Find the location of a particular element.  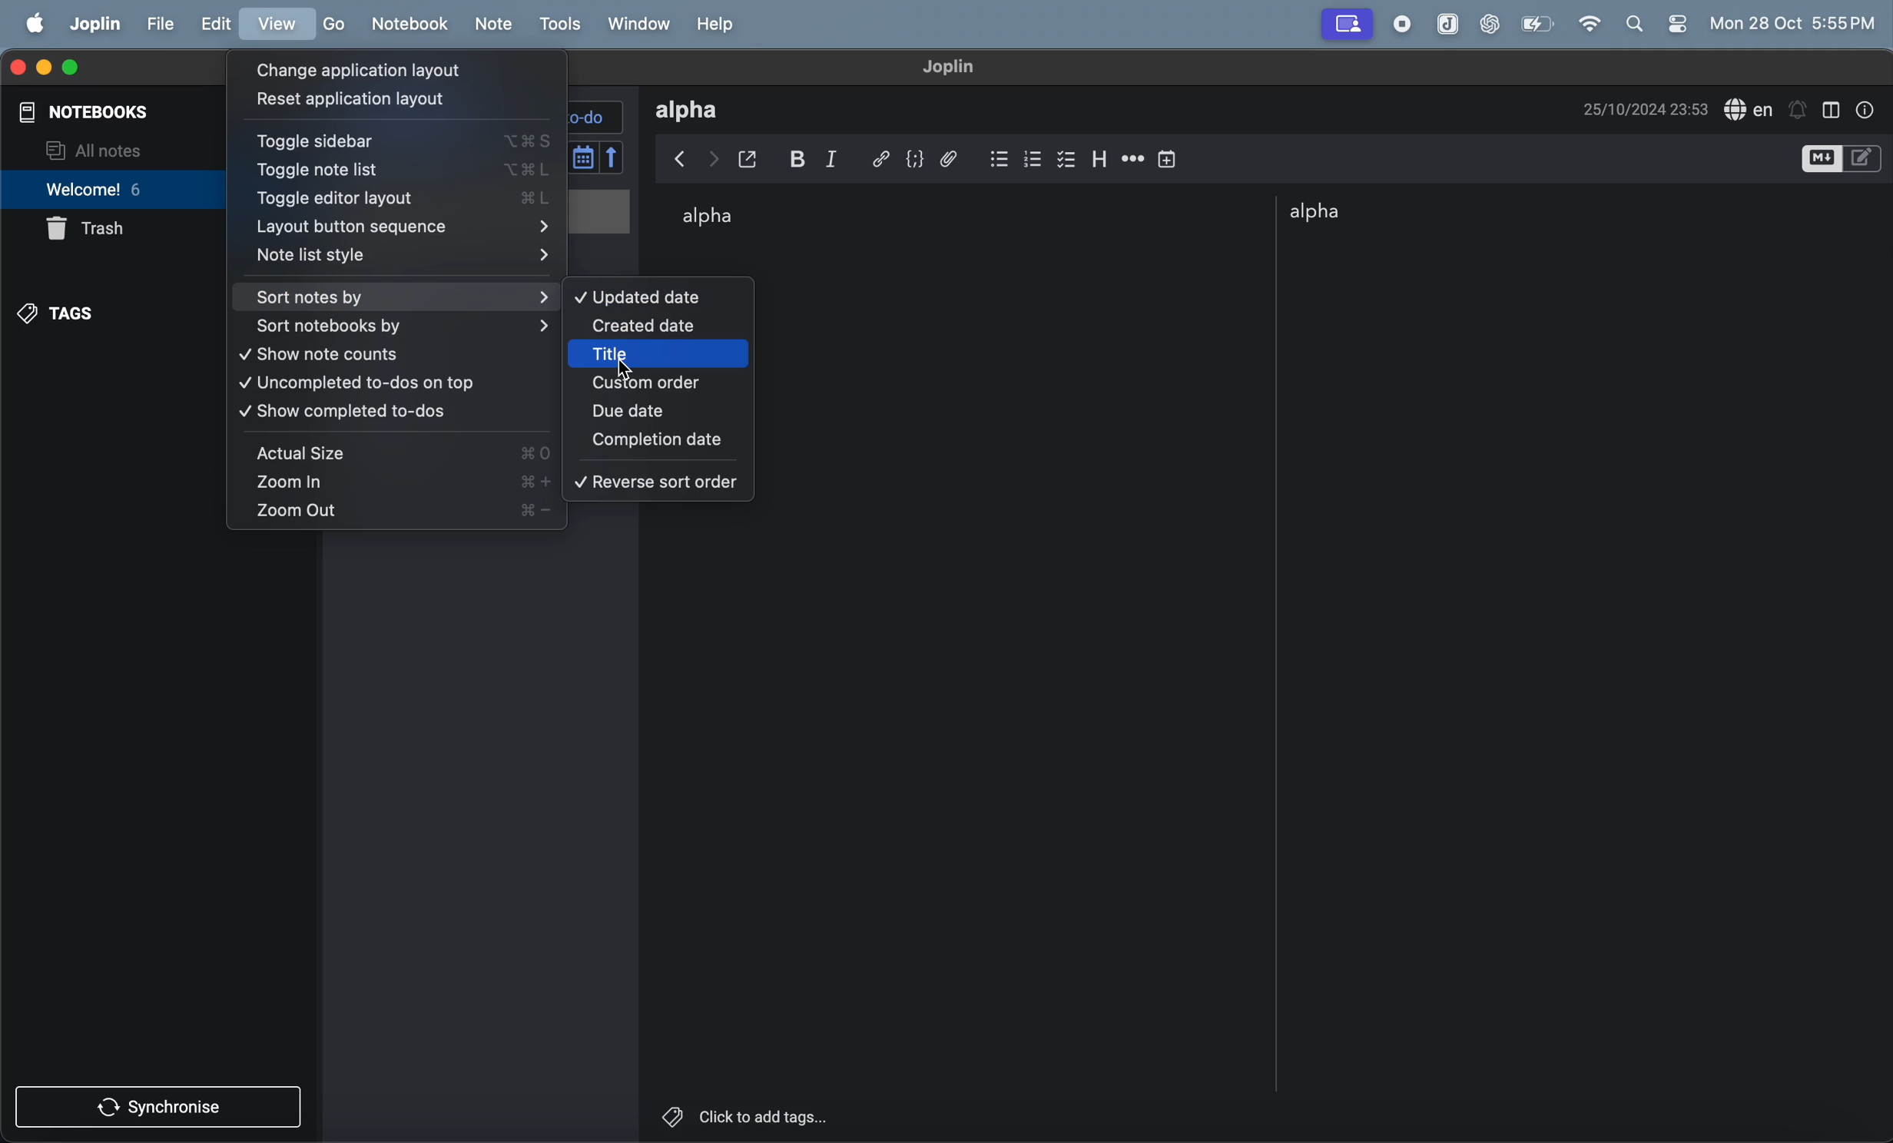

sort notebooks by is located at coordinates (399, 326).